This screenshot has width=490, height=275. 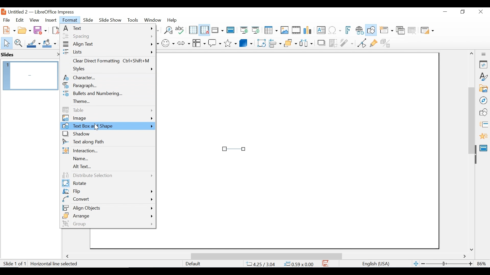 I want to click on Paragraph, so click(x=107, y=86).